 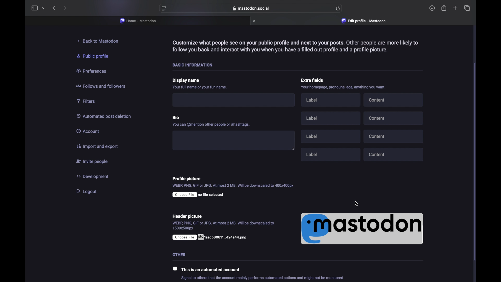 What do you see at coordinates (138, 21) in the screenshot?
I see `home - mastodon` at bounding box center [138, 21].